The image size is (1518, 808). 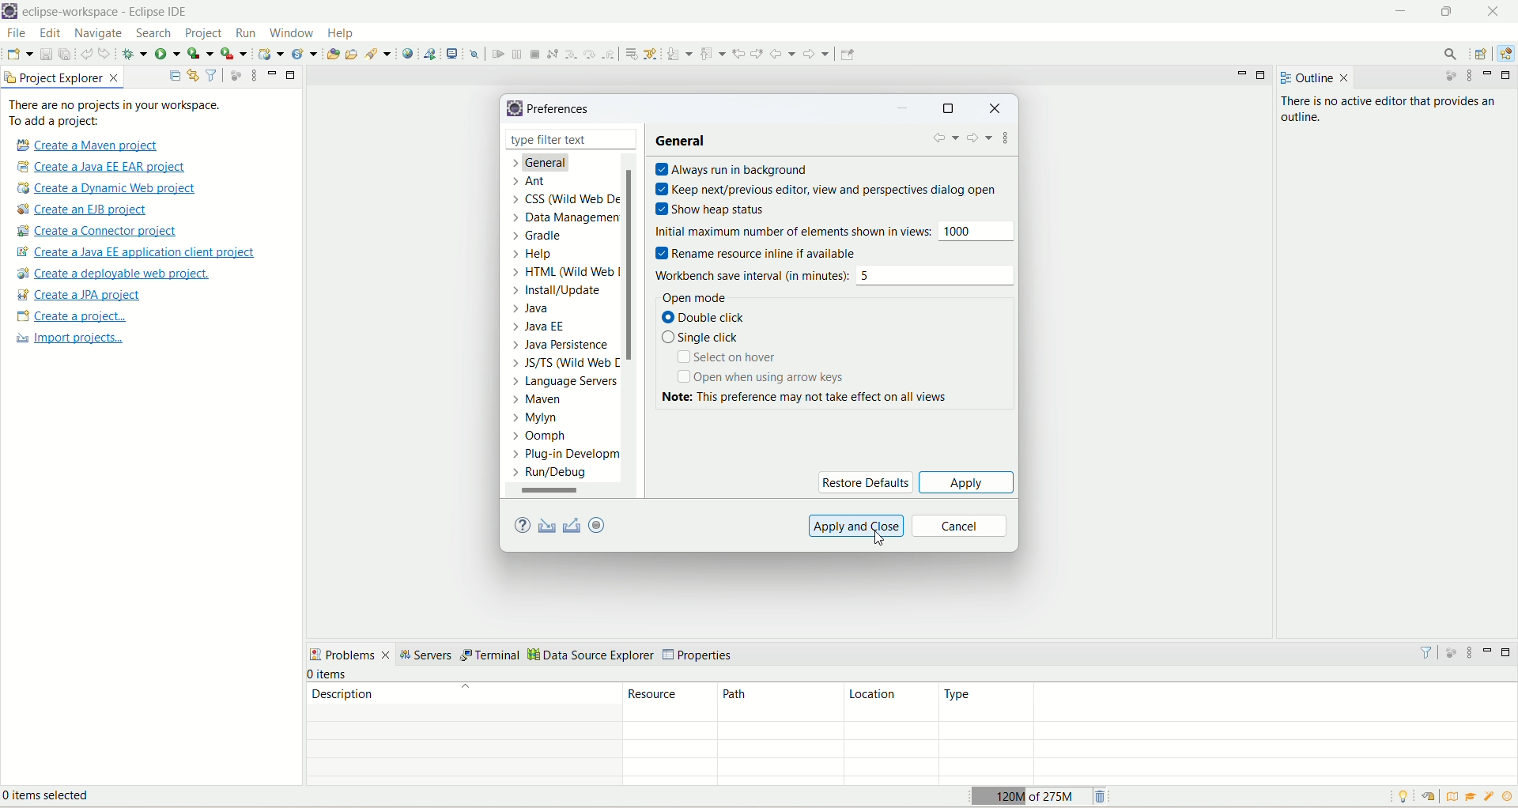 I want to click on focus on active task, so click(x=1449, y=651).